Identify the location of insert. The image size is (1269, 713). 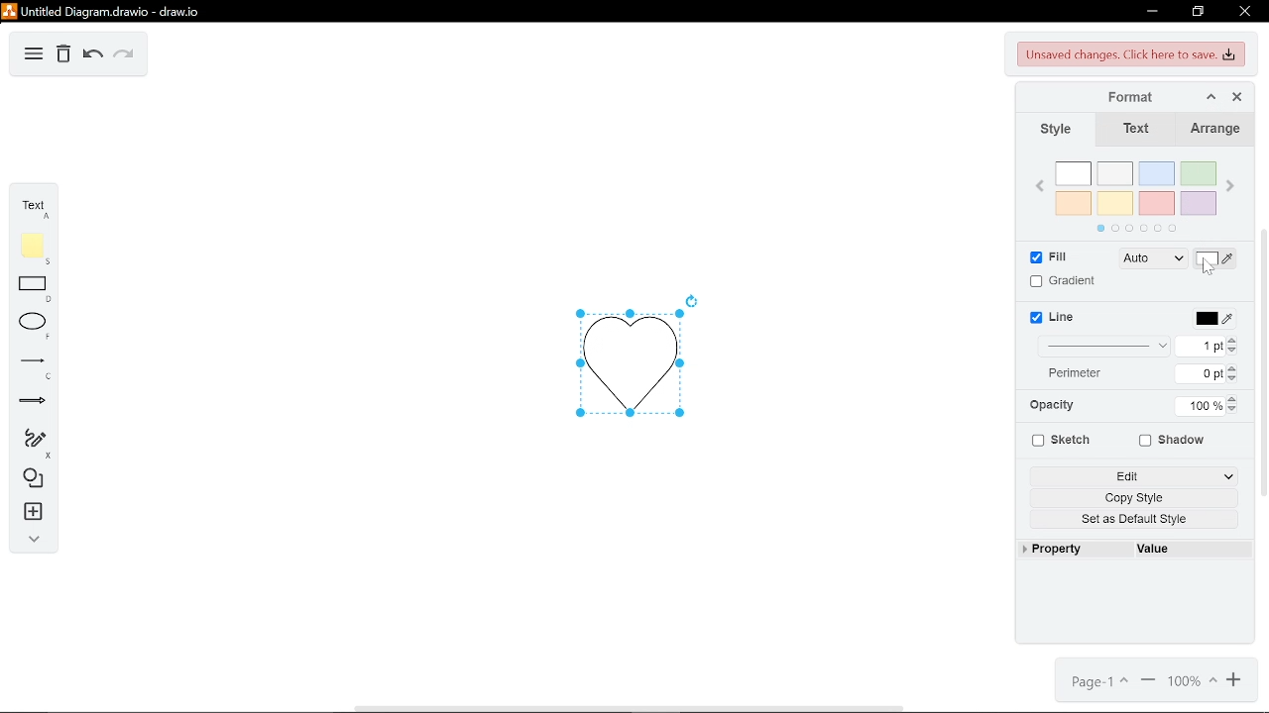
(31, 511).